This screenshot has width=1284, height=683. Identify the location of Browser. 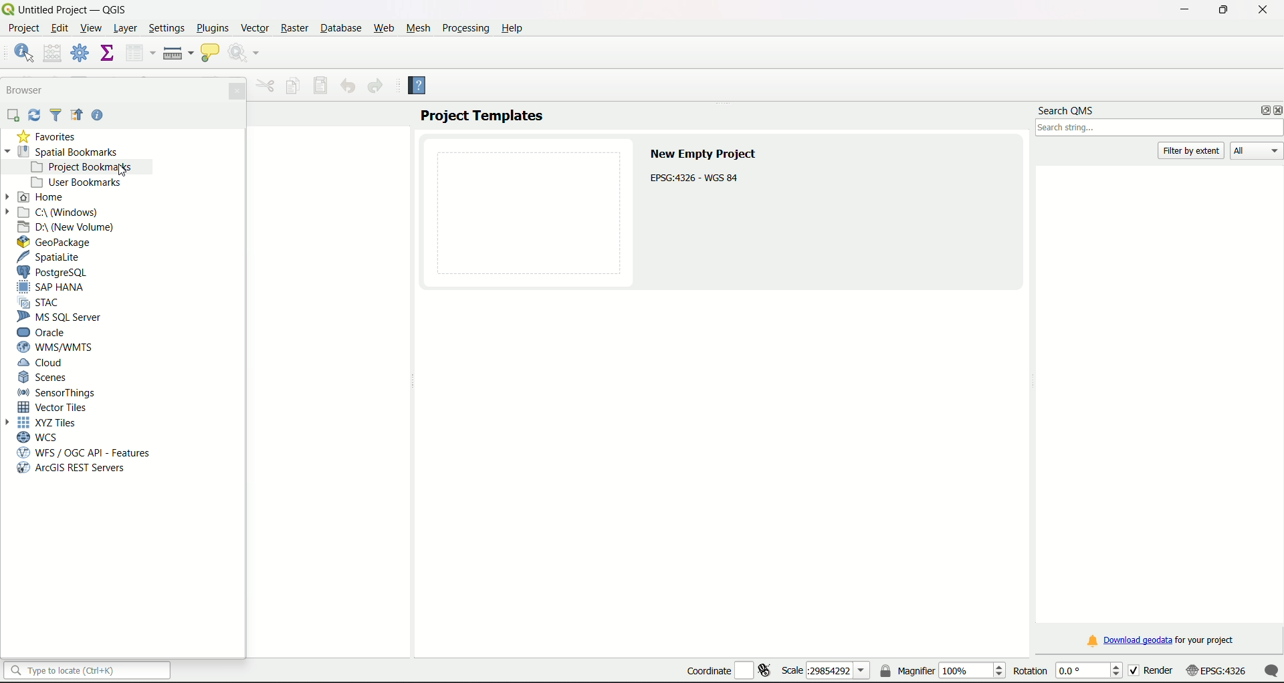
(26, 90).